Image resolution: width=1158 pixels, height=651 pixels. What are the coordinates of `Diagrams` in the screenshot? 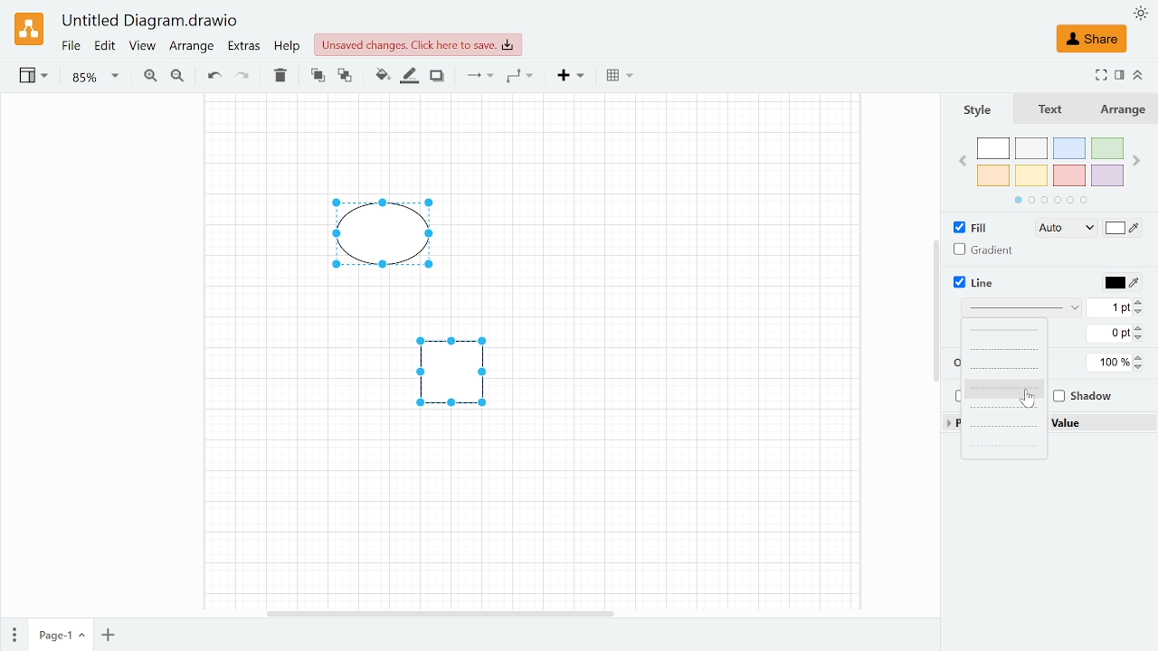 It's located at (413, 320).